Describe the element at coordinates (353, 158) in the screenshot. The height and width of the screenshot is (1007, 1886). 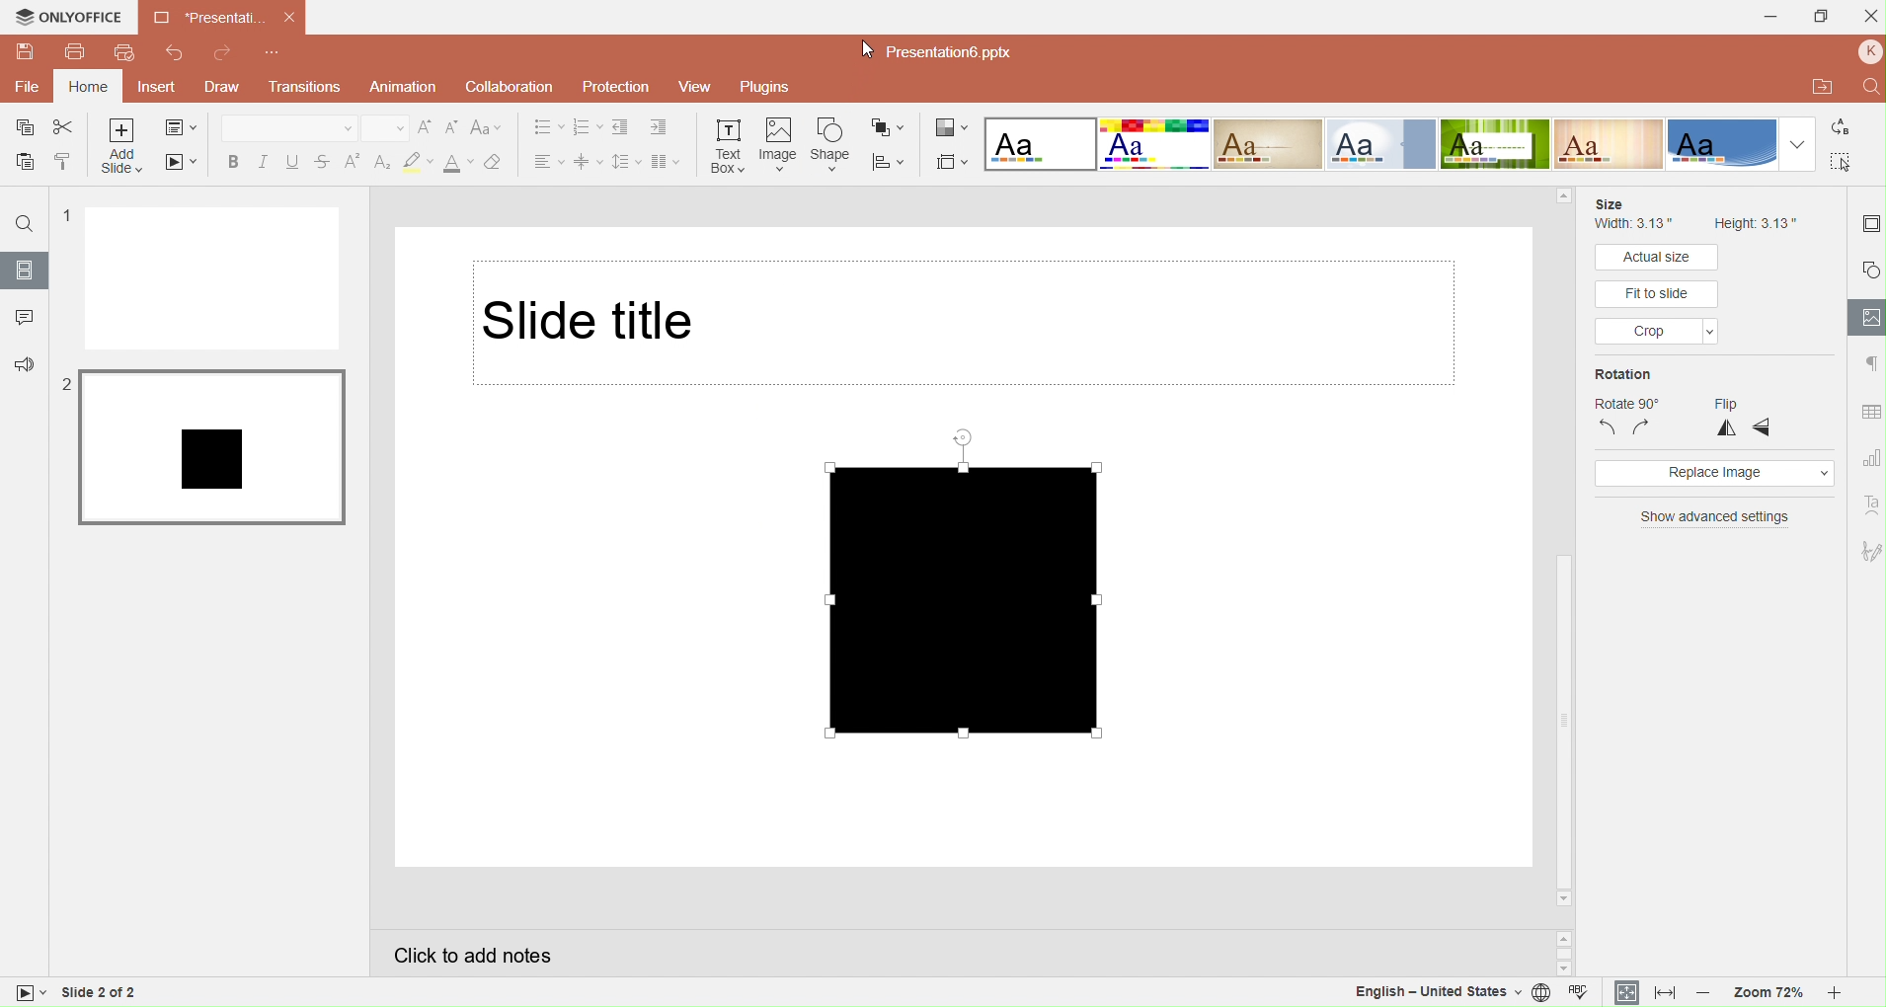
I see `Superscript` at that location.